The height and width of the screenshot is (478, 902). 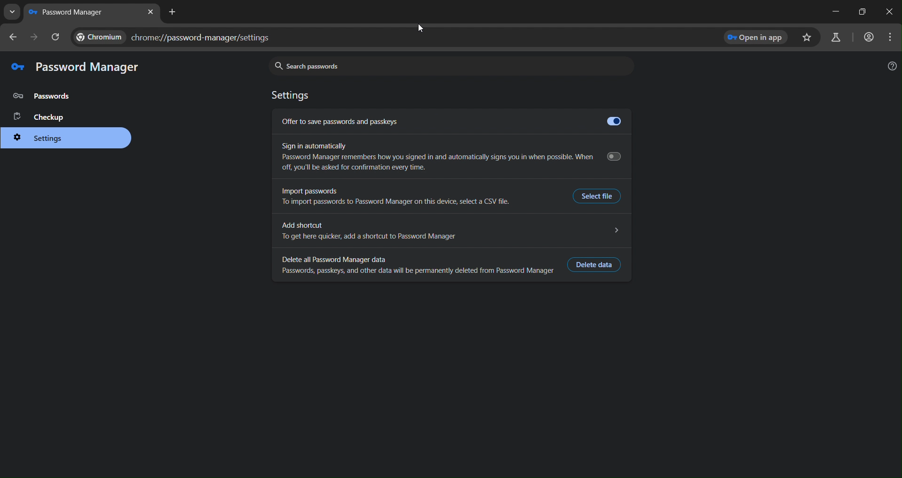 What do you see at coordinates (758, 37) in the screenshot?
I see `open in app` at bounding box center [758, 37].